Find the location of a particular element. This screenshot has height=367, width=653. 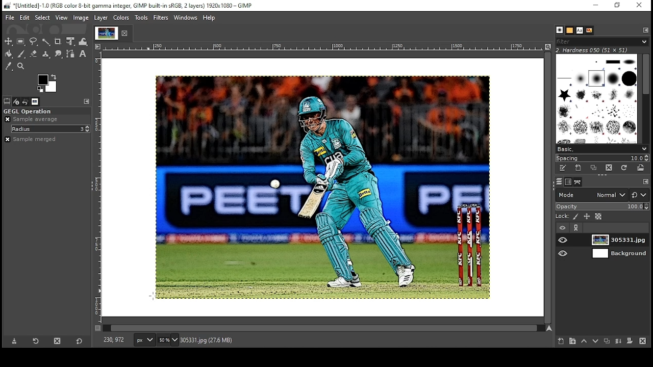

select brush collection is located at coordinates (601, 149).